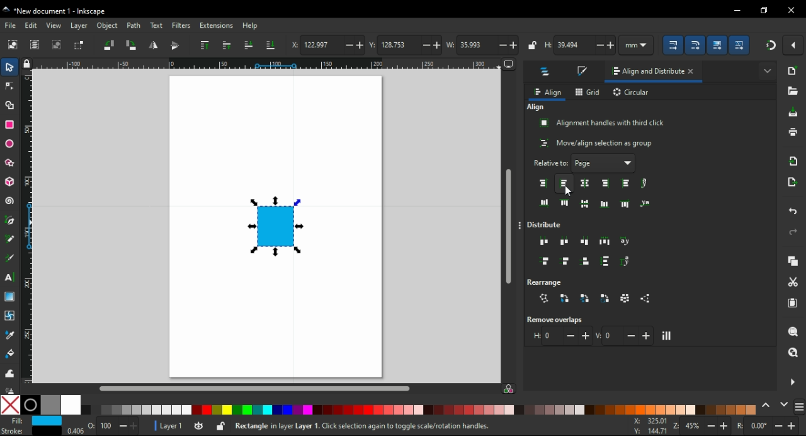 The width and height of the screenshot is (806, 436). Describe the element at coordinates (513, 391) in the screenshot. I see `color manager` at that location.